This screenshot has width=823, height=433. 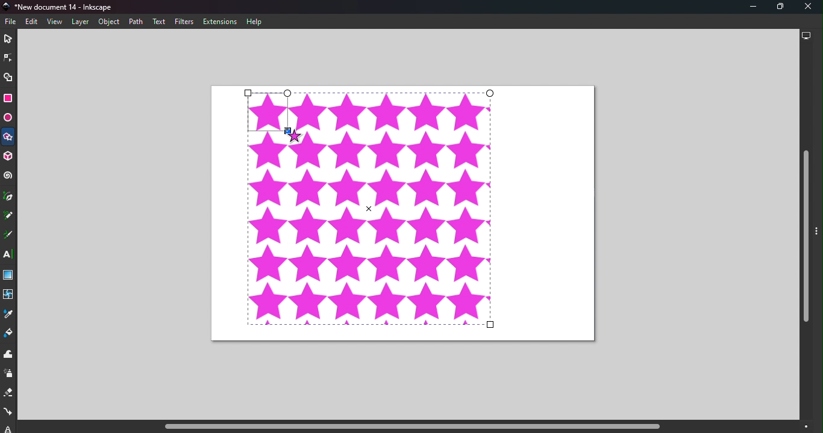 What do you see at coordinates (7, 58) in the screenshot?
I see `Node tool` at bounding box center [7, 58].